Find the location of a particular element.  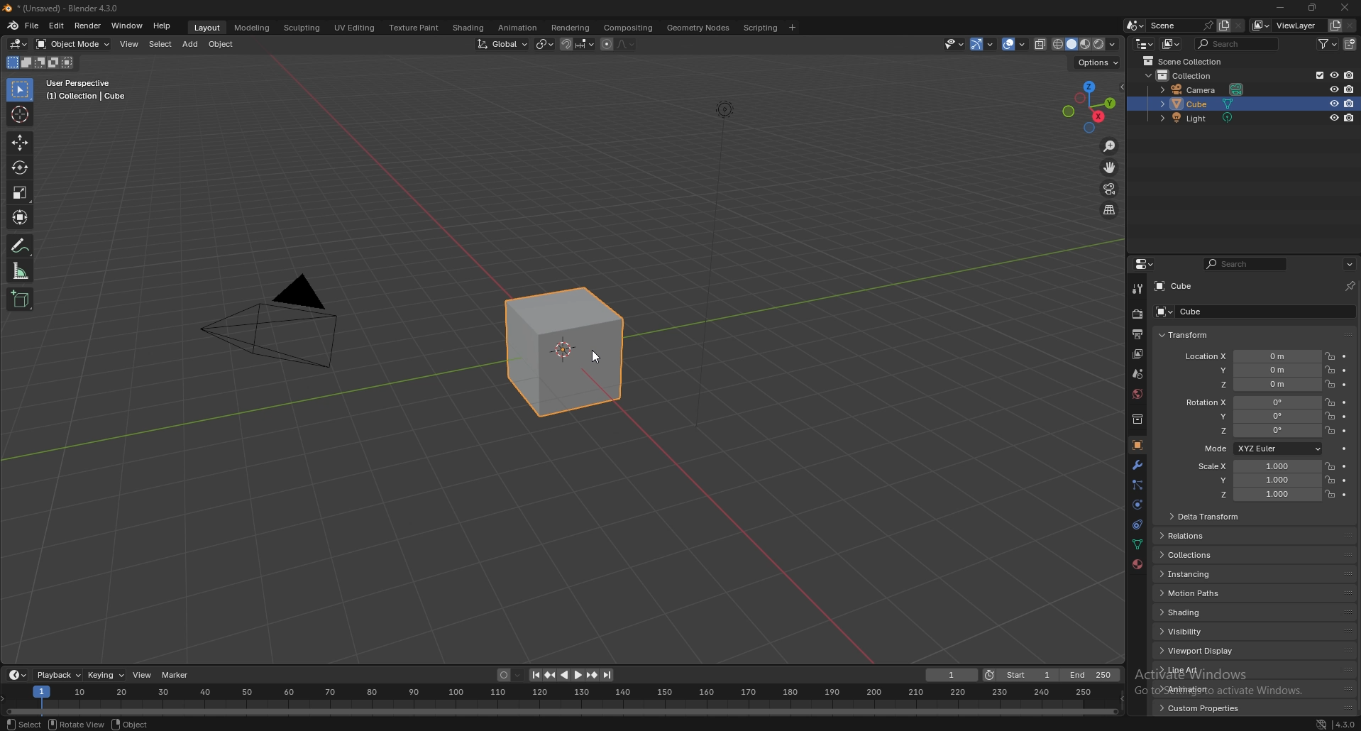

play is located at coordinates (571, 675).